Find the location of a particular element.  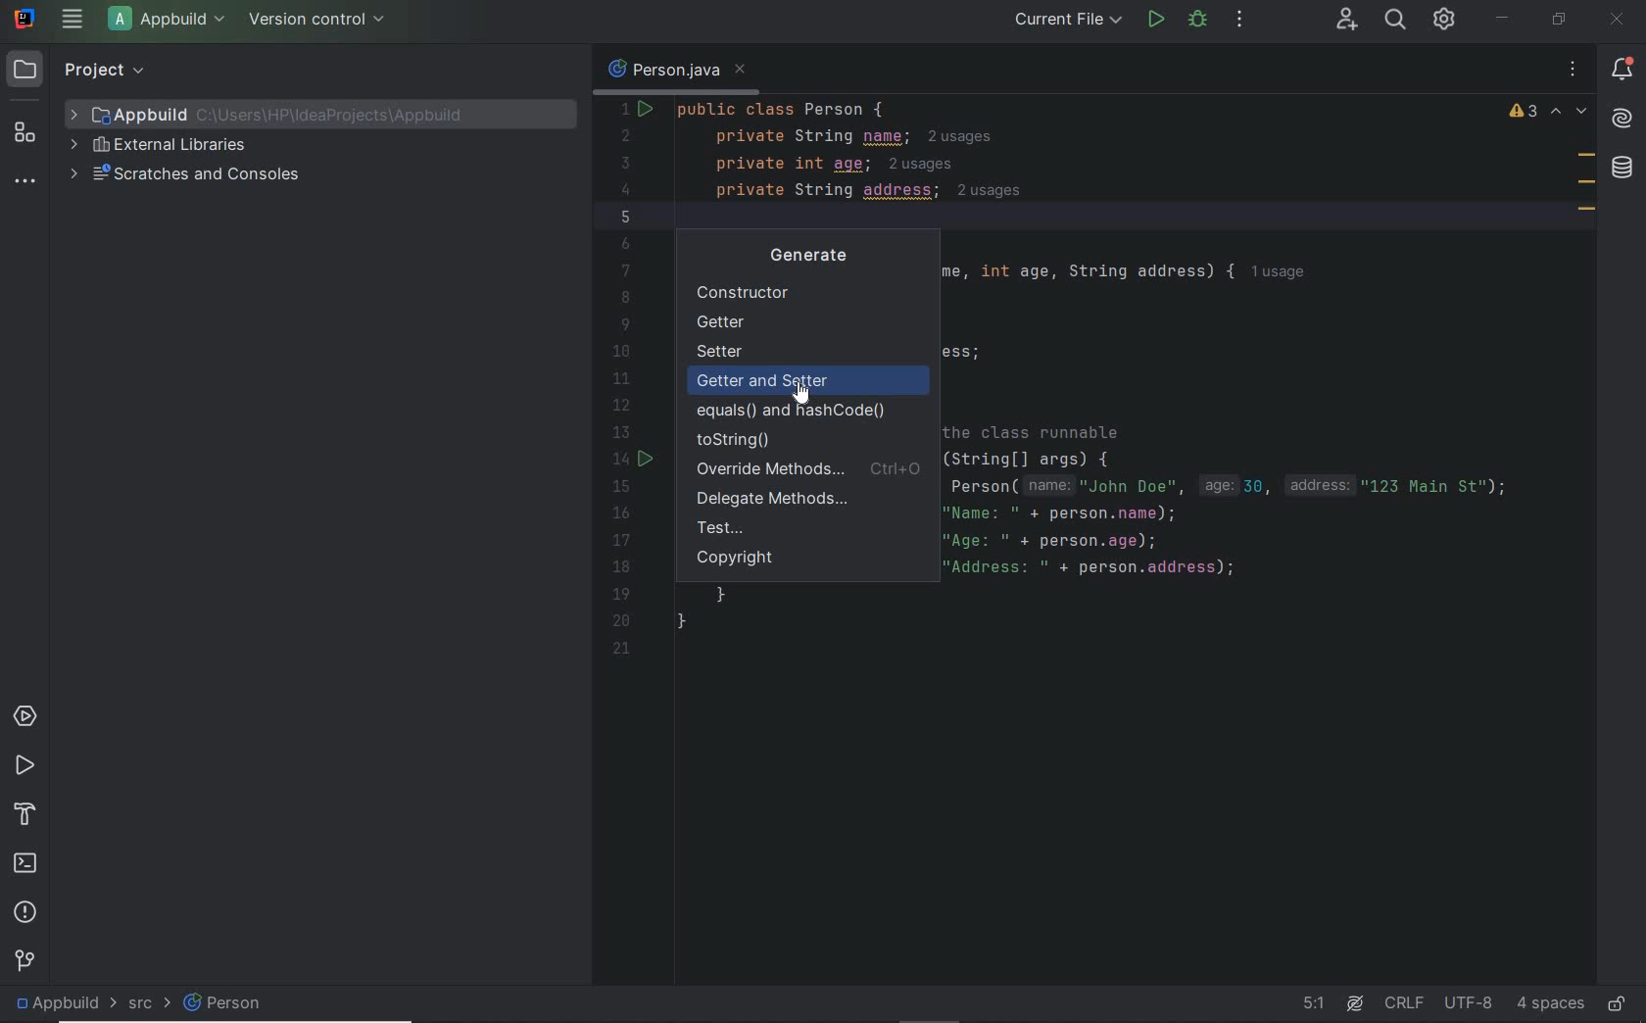

project file name is located at coordinates (170, 22).